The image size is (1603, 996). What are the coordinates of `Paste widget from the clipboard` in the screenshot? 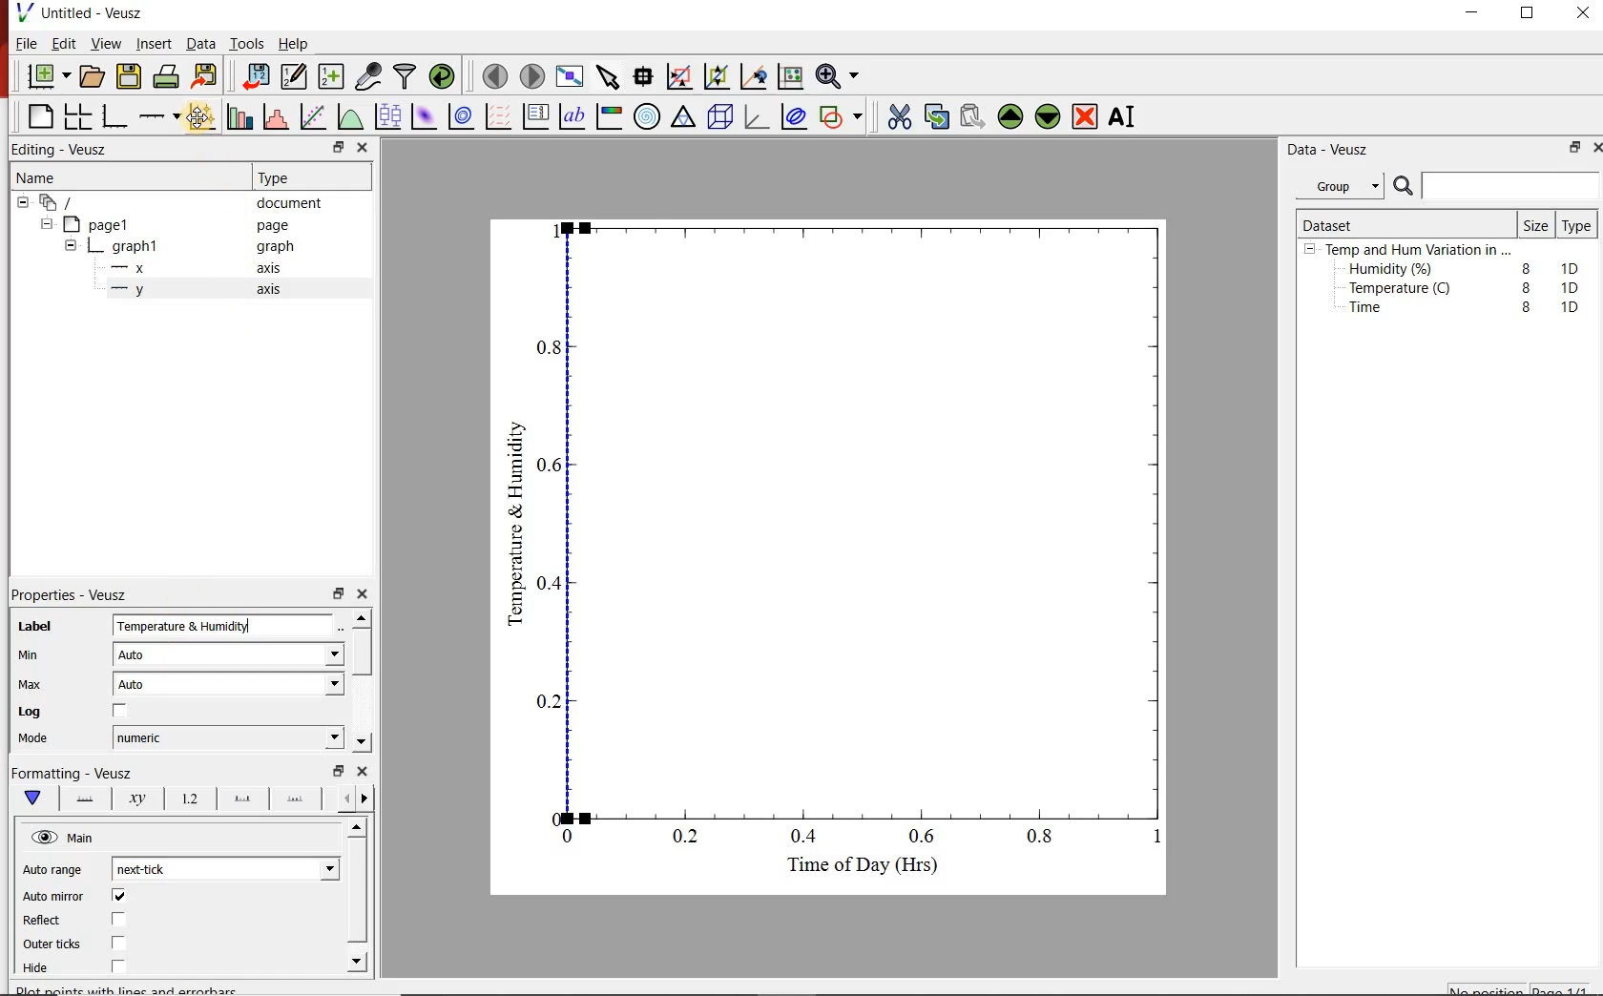 It's located at (973, 115).